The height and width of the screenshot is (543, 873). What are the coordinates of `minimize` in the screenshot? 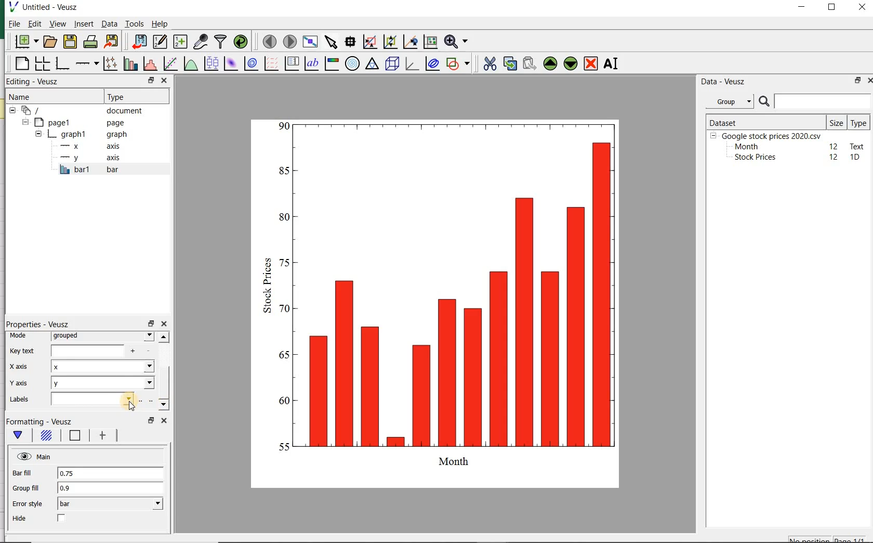 It's located at (802, 8).